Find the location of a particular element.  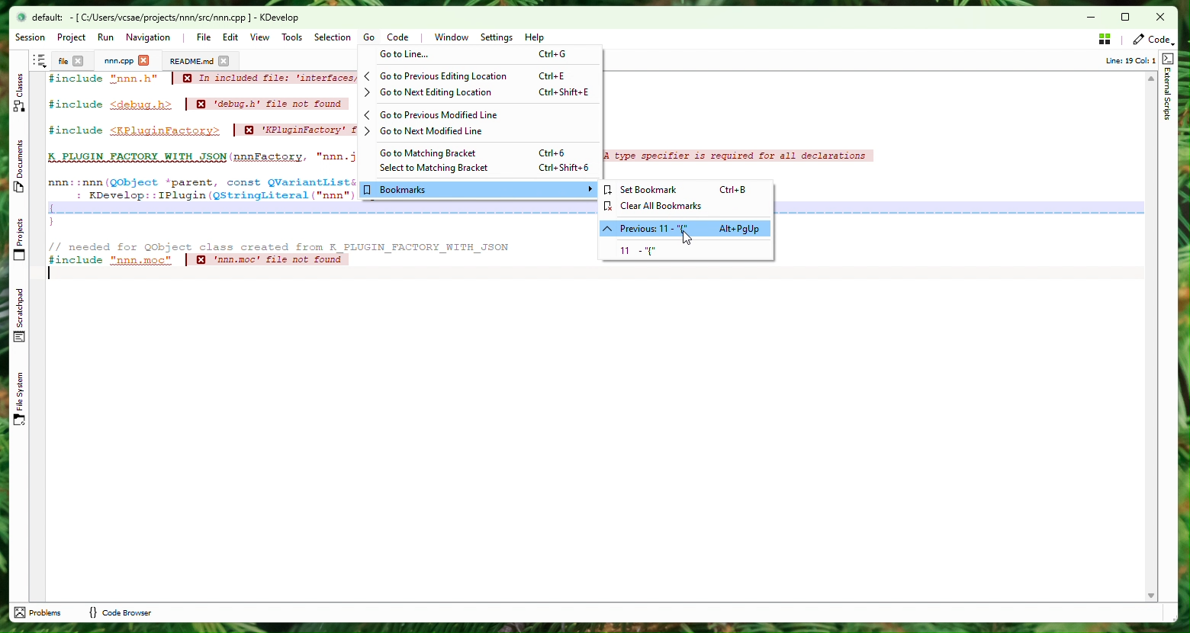

problems is located at coordinates (40, 612).